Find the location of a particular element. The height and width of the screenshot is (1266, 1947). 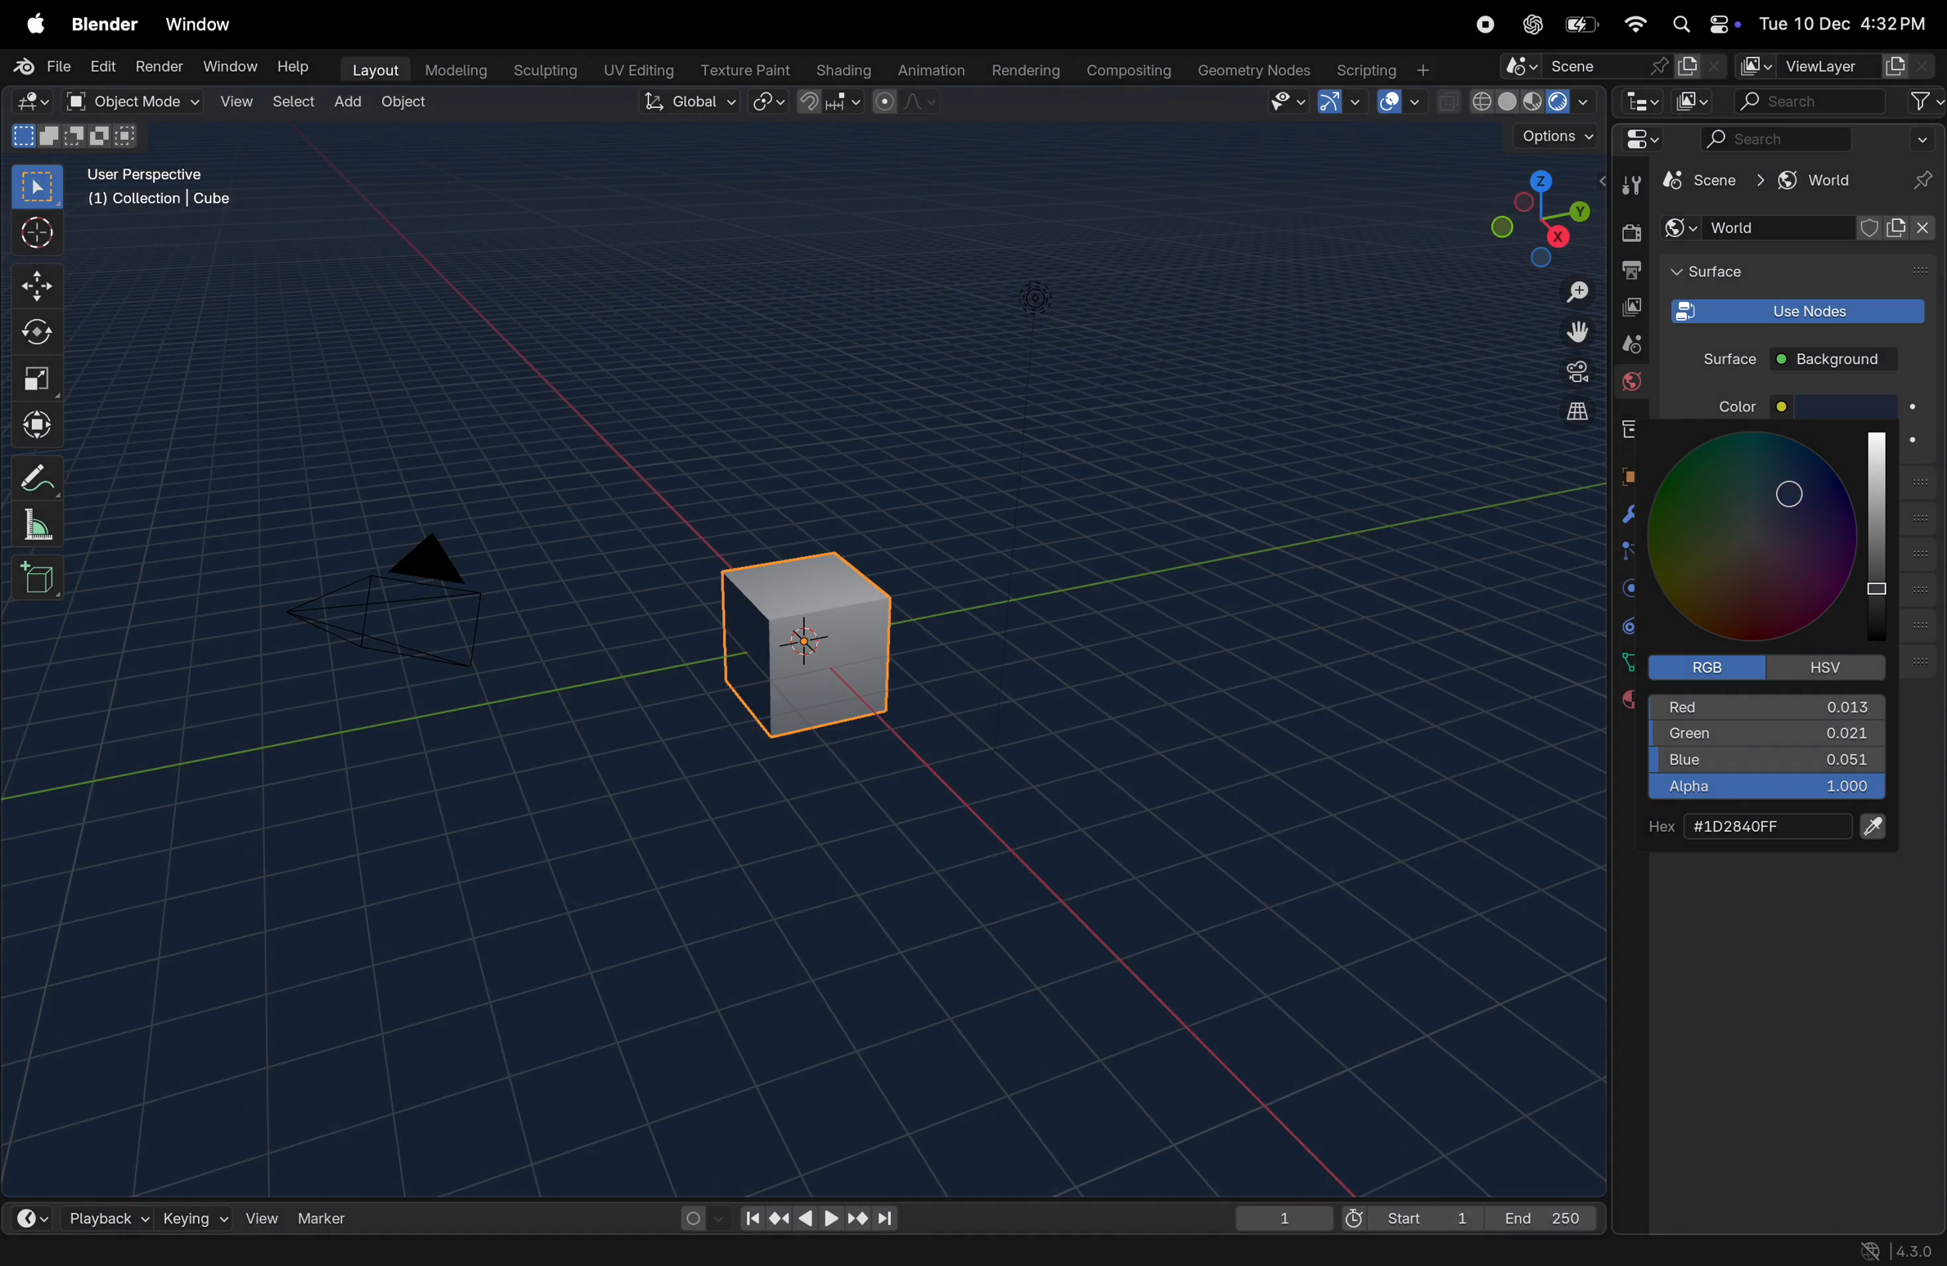

Sculpting is located at coordinates (541, 70).